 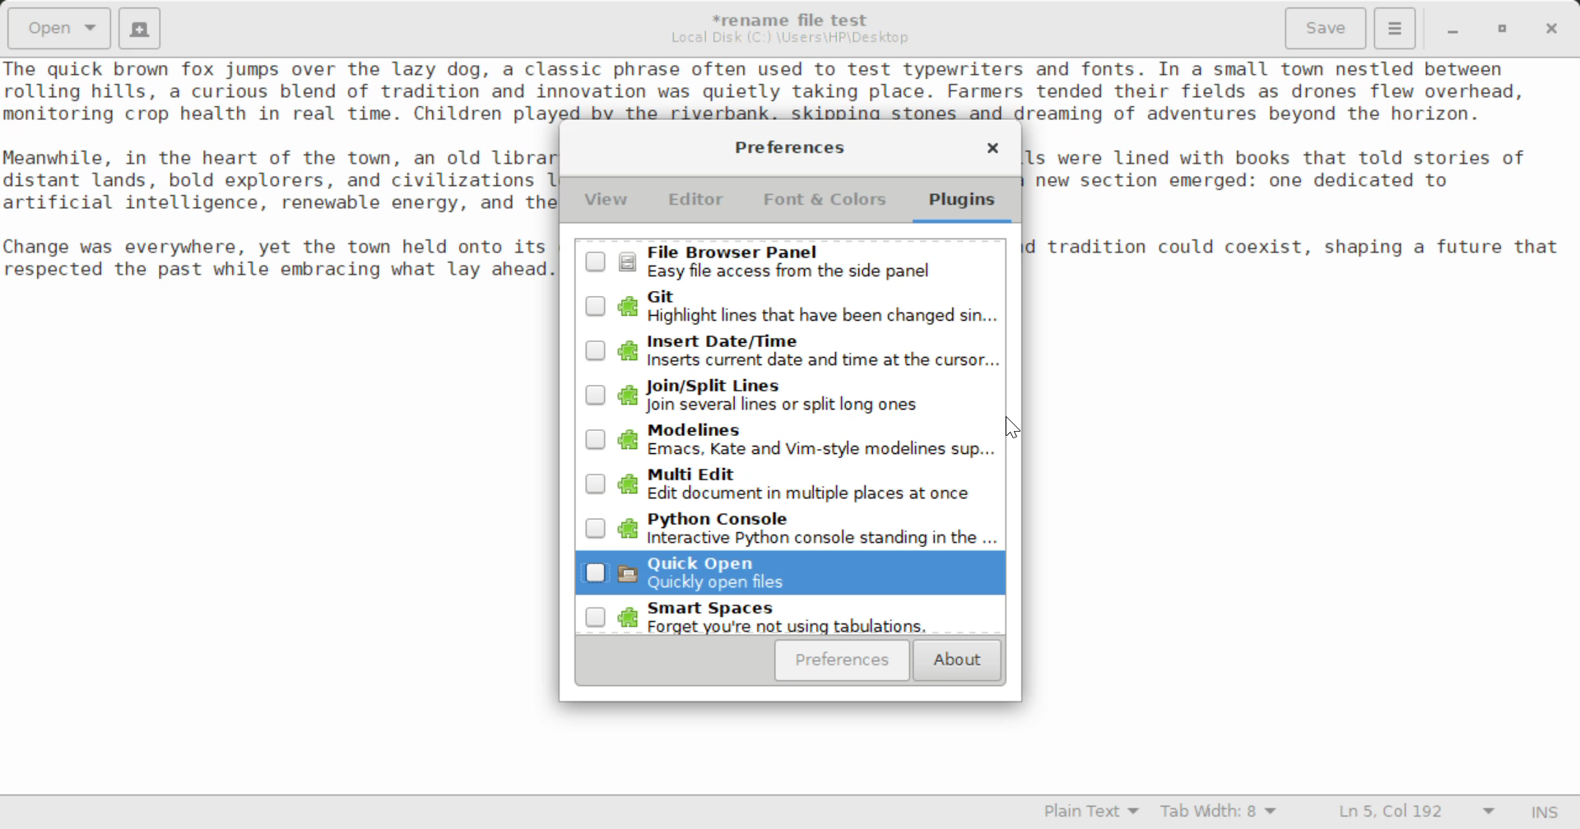 I want to click on Font & Colors Tab, so click(x=825, y=206).